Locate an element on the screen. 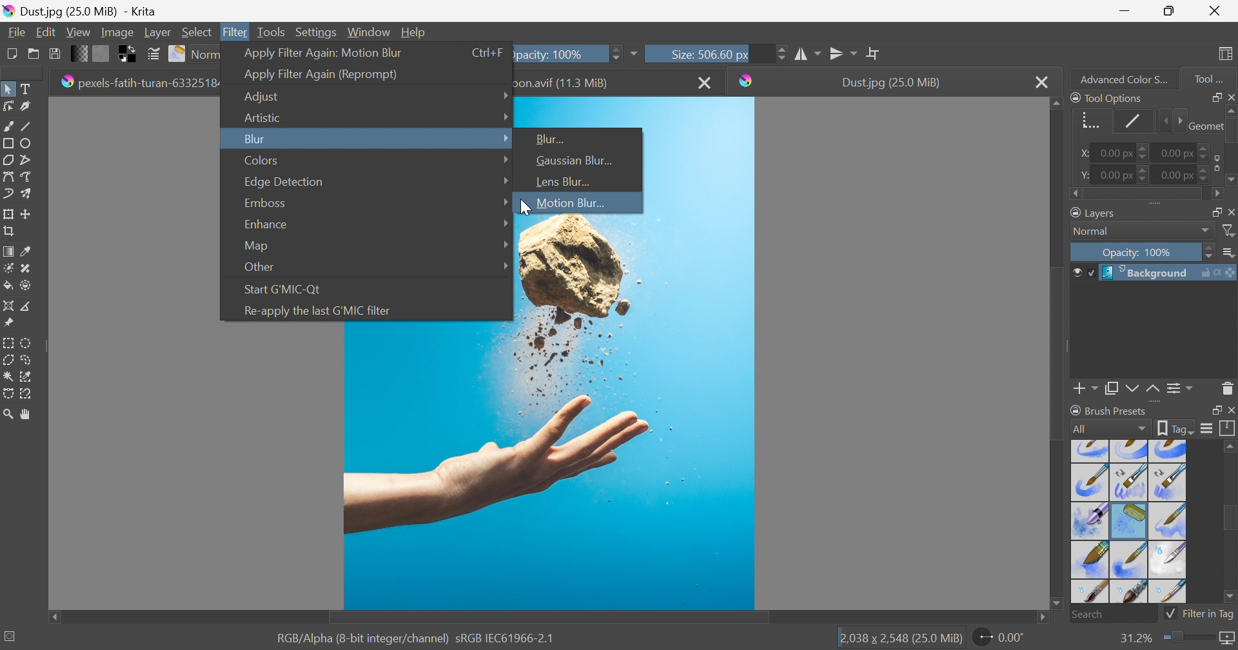  Bezier curve selection tool is located at coordinates (9, 377).